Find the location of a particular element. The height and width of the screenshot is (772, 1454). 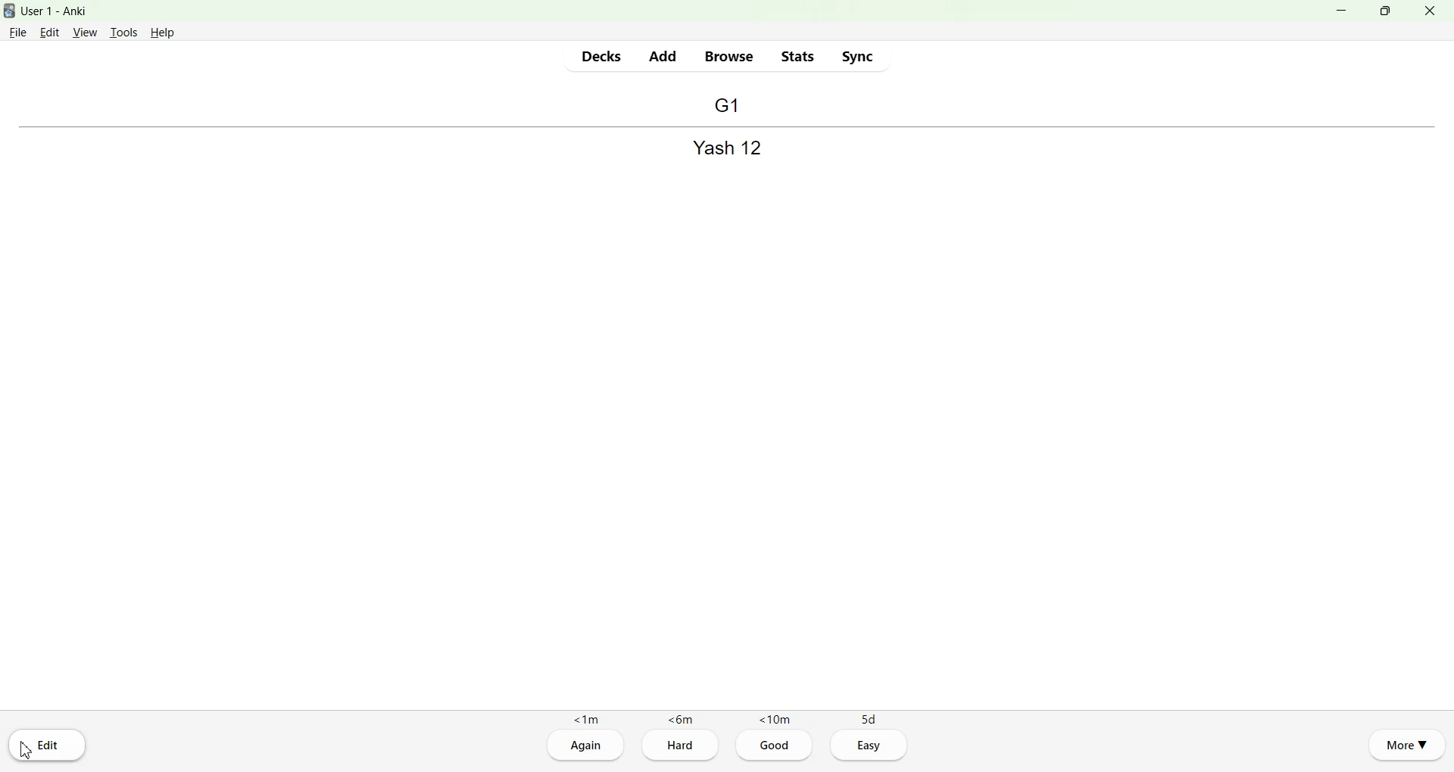

Help is located at coordinates (163, 33).